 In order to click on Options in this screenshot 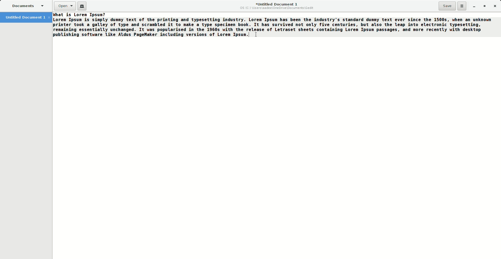, I will do `click(462, 6)`.